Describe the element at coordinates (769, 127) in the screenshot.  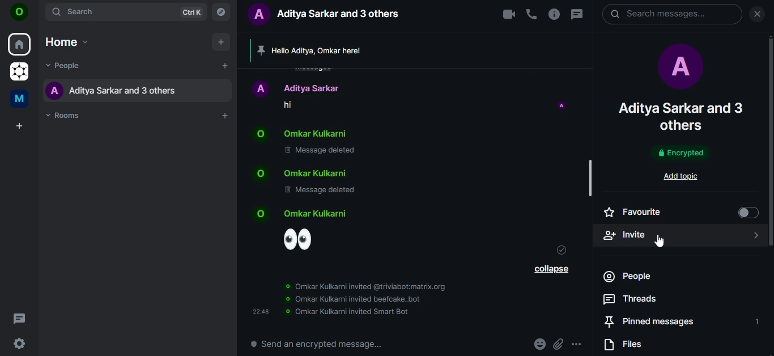
I see `scrollbar` at that location.